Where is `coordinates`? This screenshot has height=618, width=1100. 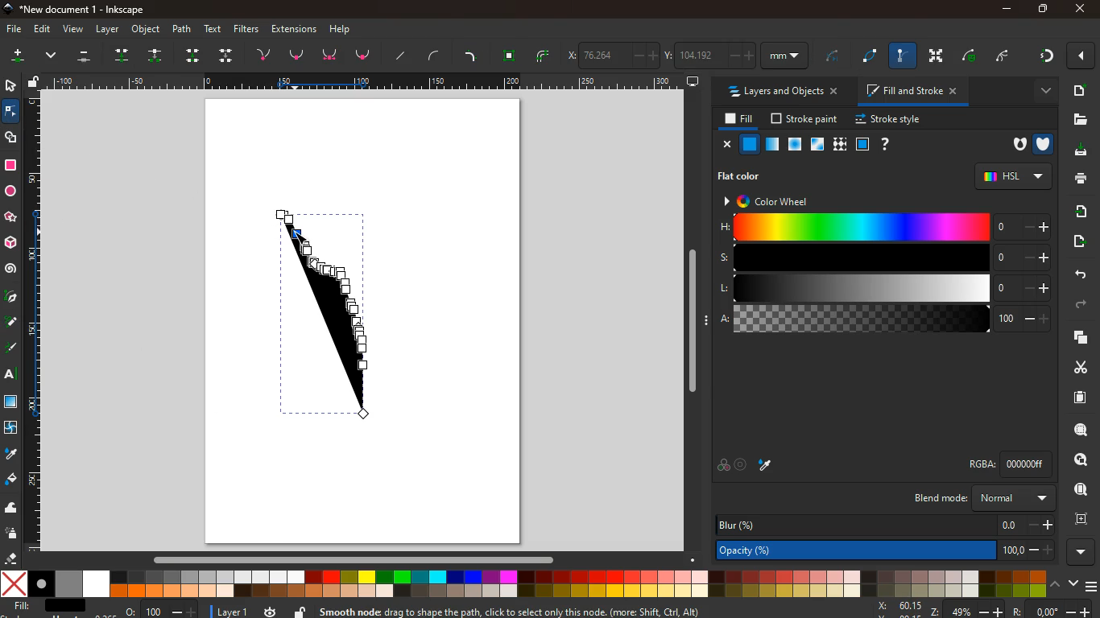 coordinates is located at coordinates (981, 609).